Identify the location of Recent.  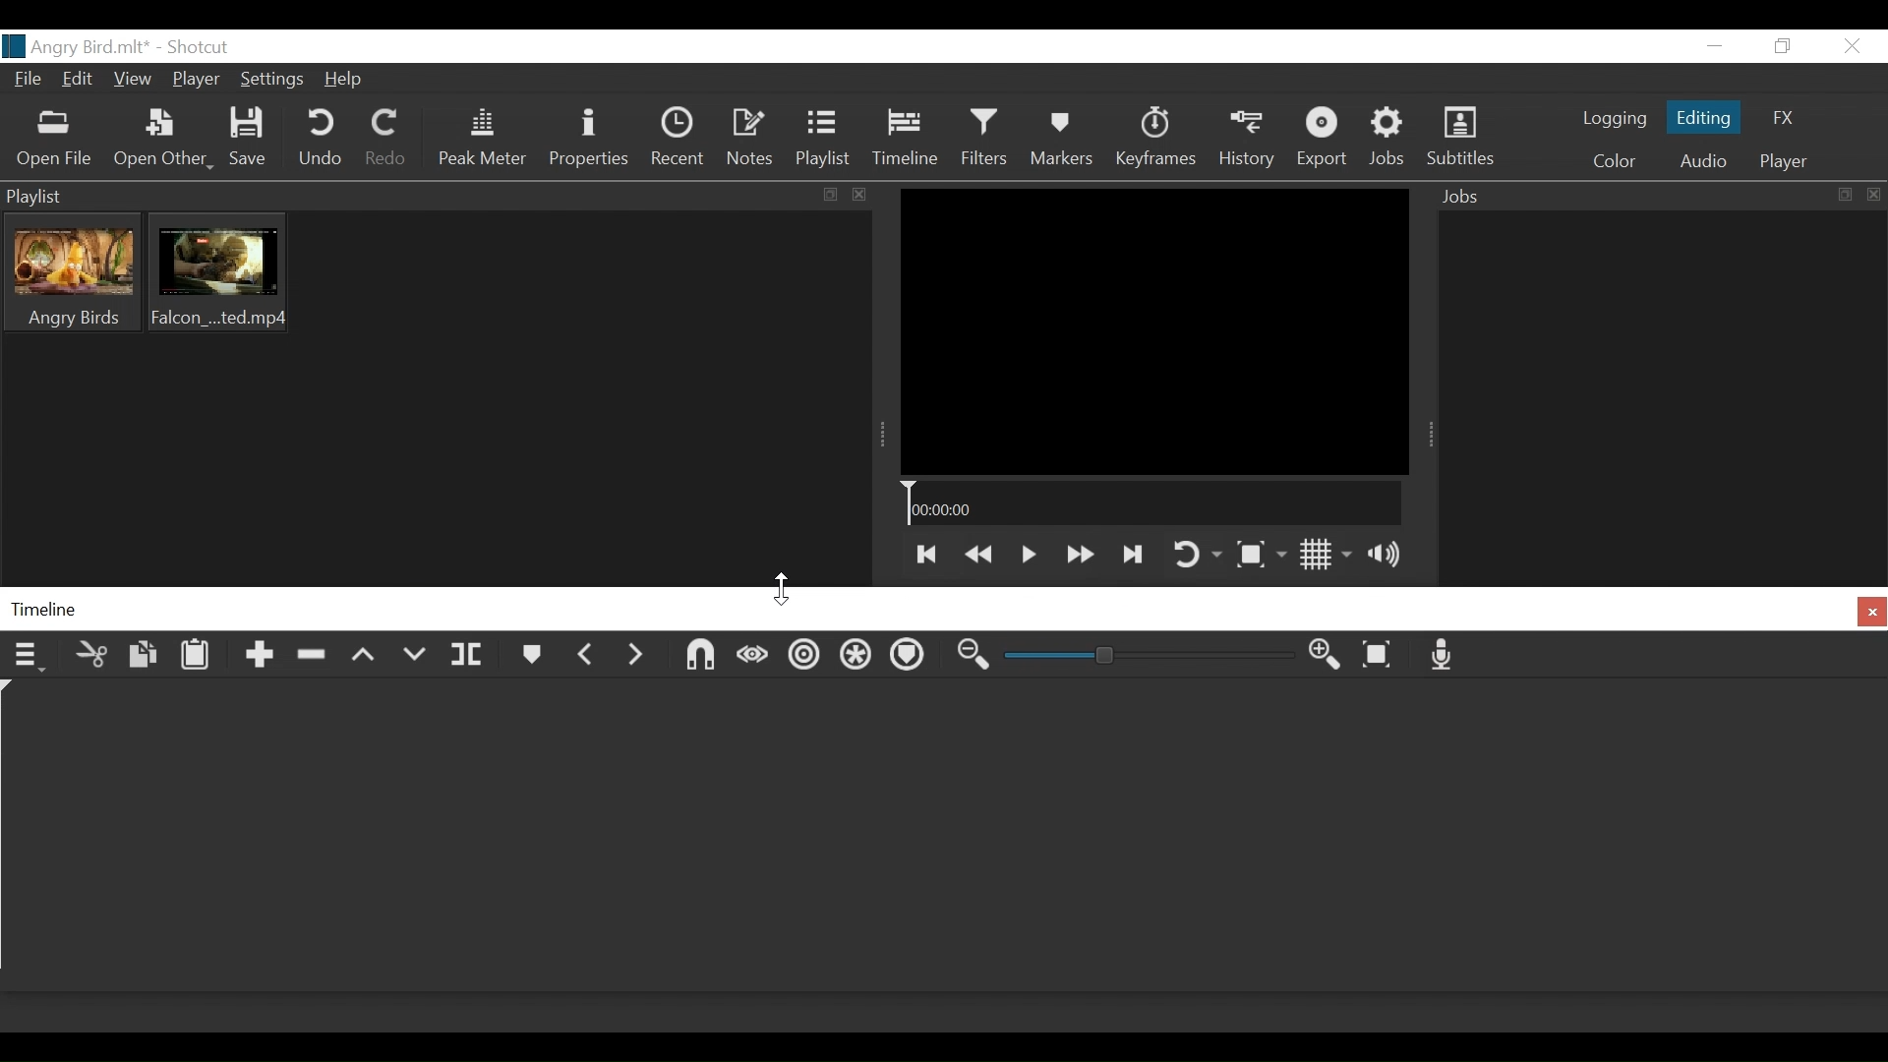
(681, 140).